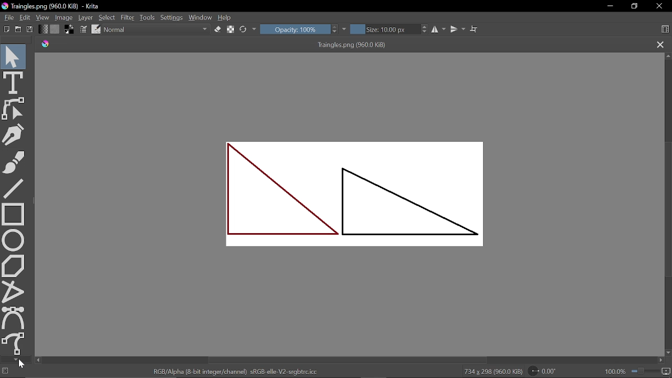 This screenshot has height=378, width=672. I want to click on Image, so click(65, 17).